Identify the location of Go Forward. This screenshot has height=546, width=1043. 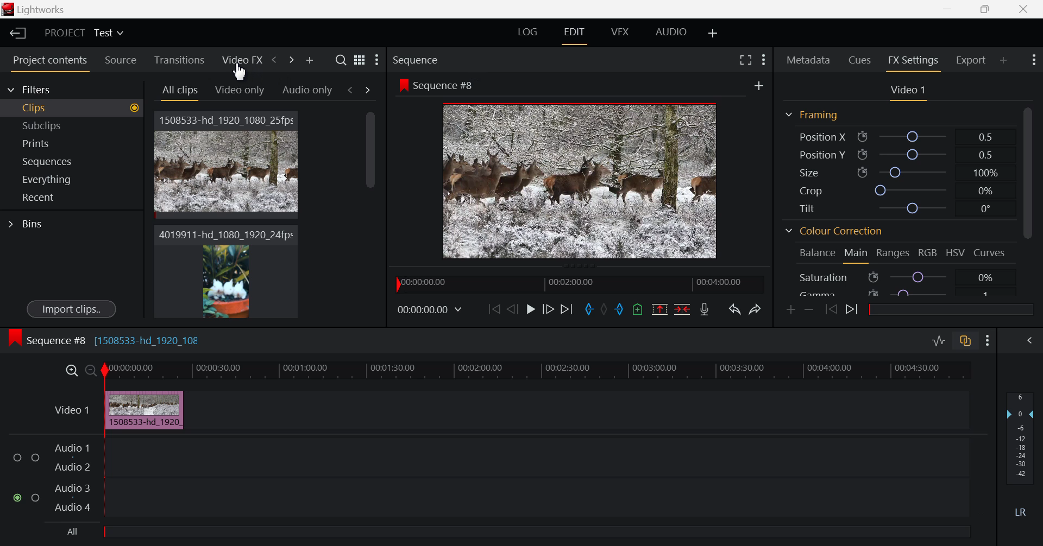
(550, 311).